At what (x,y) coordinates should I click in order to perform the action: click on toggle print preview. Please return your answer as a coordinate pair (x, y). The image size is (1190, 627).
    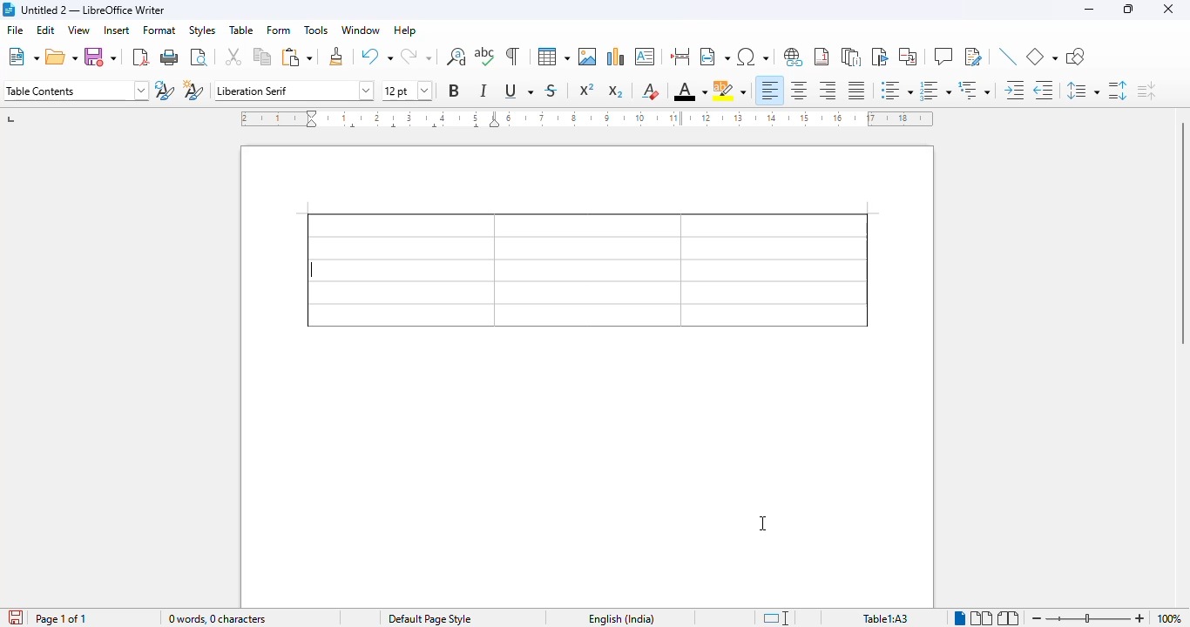
    Looking at the image, I should click on (199, 57).